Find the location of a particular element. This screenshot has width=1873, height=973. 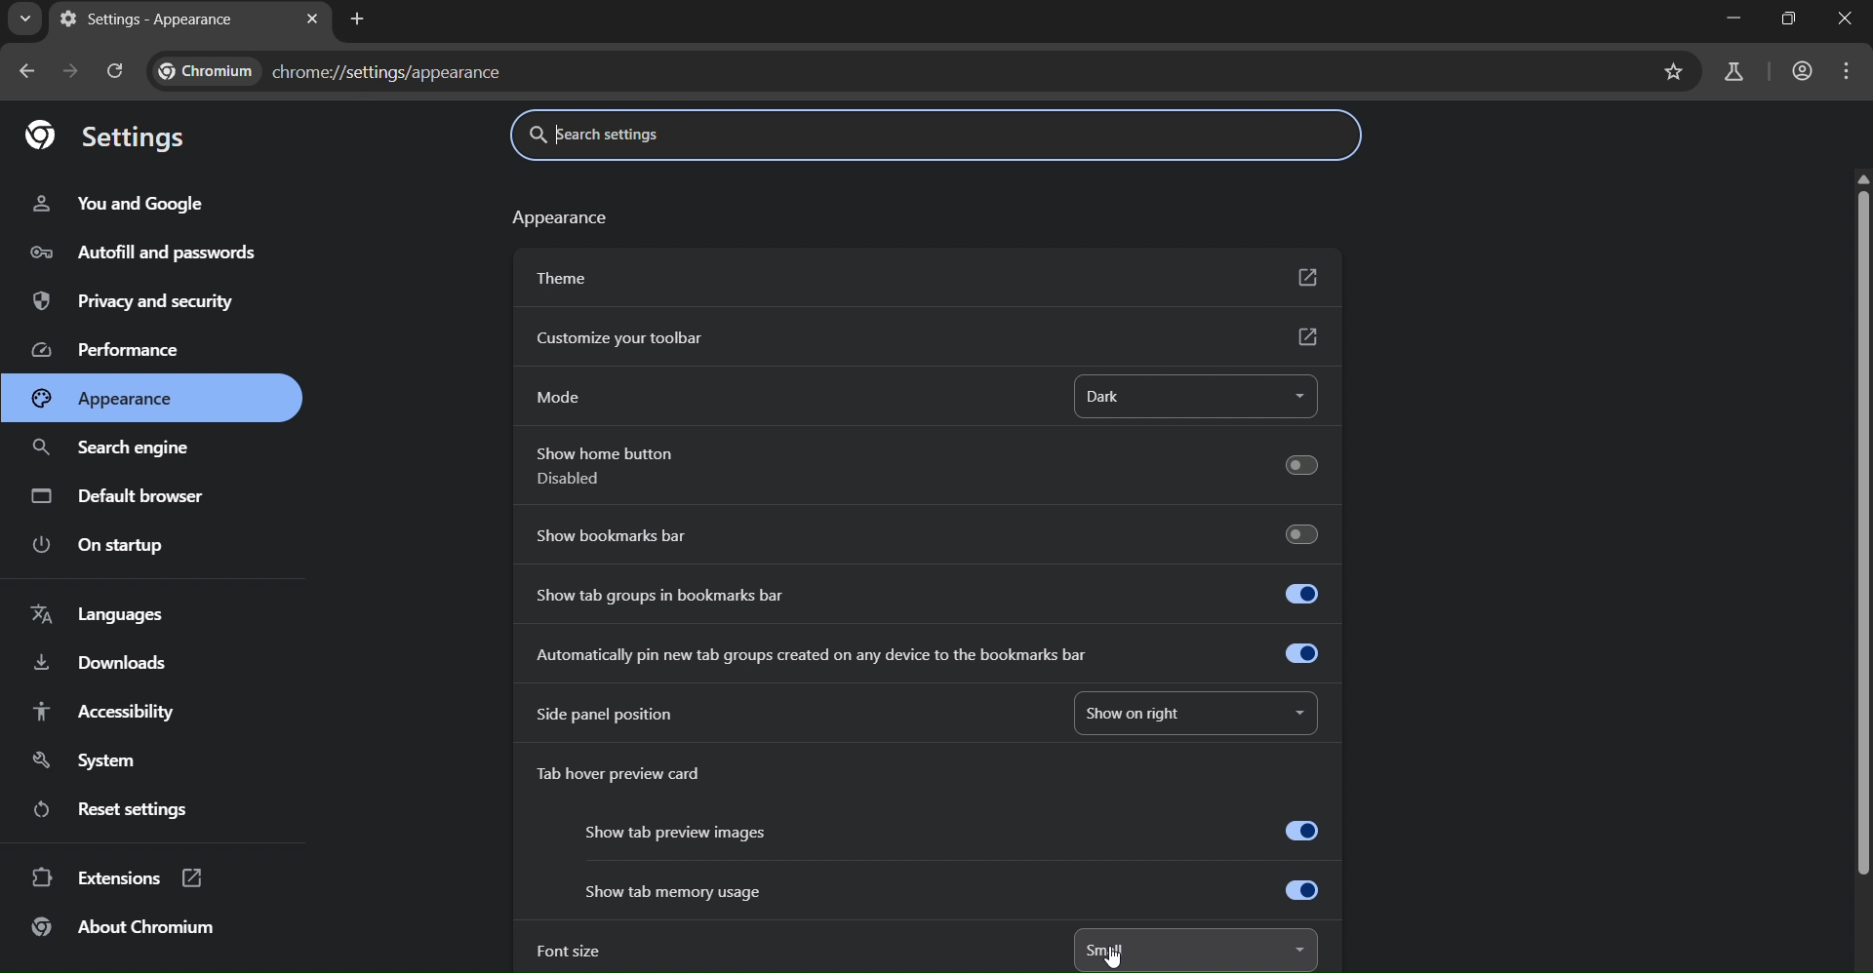

new tab is located at coordinates (358, 20).